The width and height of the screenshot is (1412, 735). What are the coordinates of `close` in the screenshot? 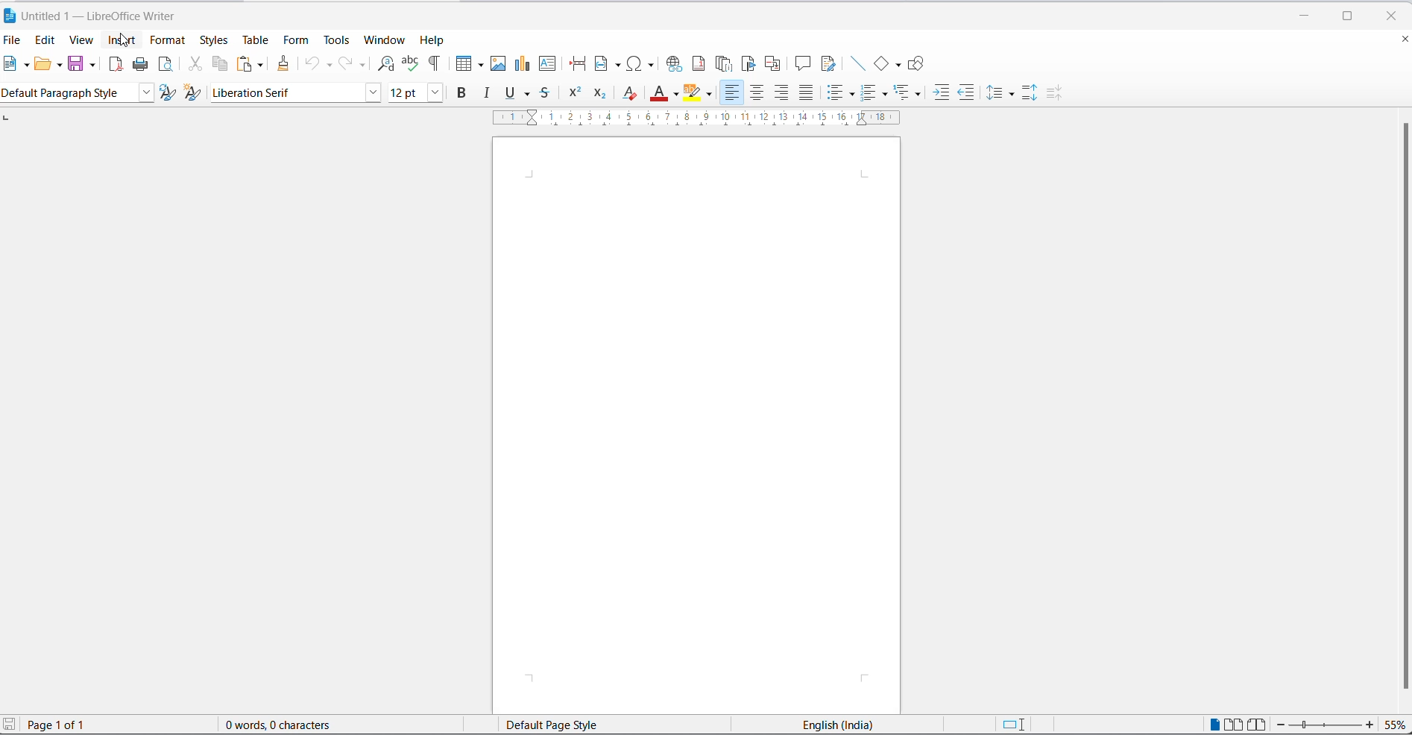 It's located at (1396, 14).